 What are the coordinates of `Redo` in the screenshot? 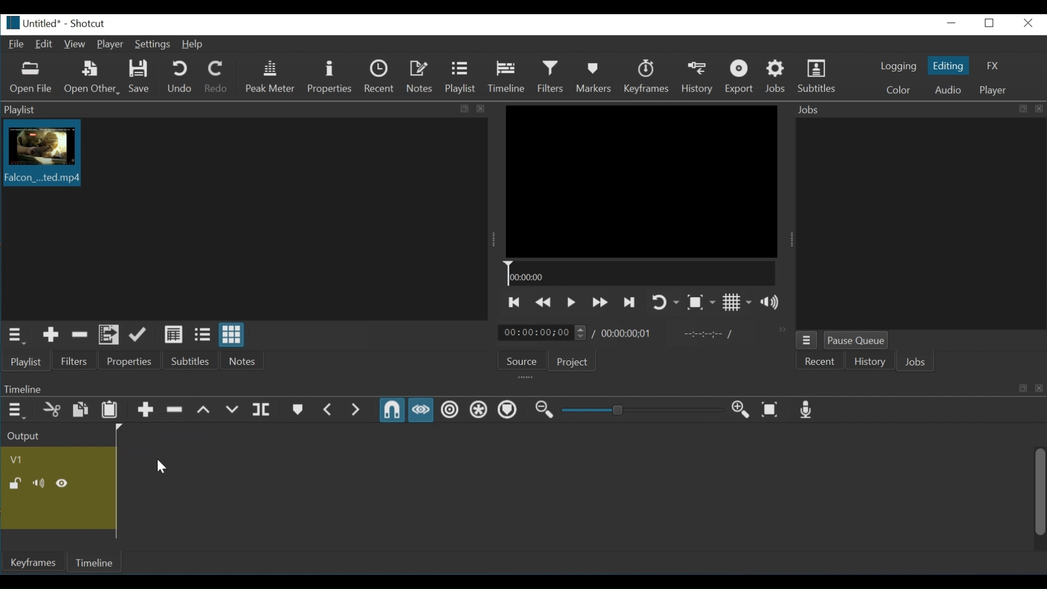 It's located at (216, 76).